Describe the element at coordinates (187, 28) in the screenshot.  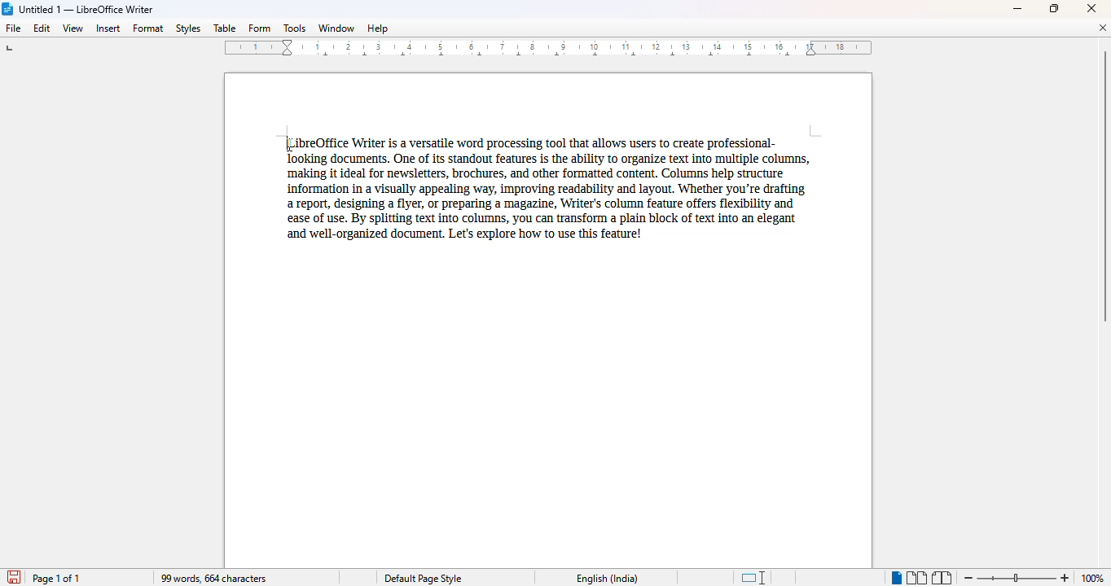
I see `styles` at that location.